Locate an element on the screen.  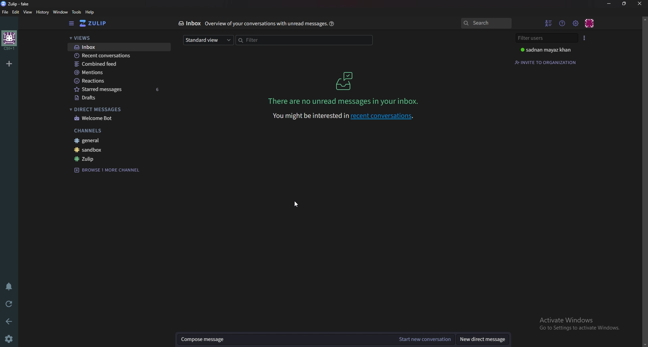
Overview of your conversations with unread message: is located at coordinates (265, 24).